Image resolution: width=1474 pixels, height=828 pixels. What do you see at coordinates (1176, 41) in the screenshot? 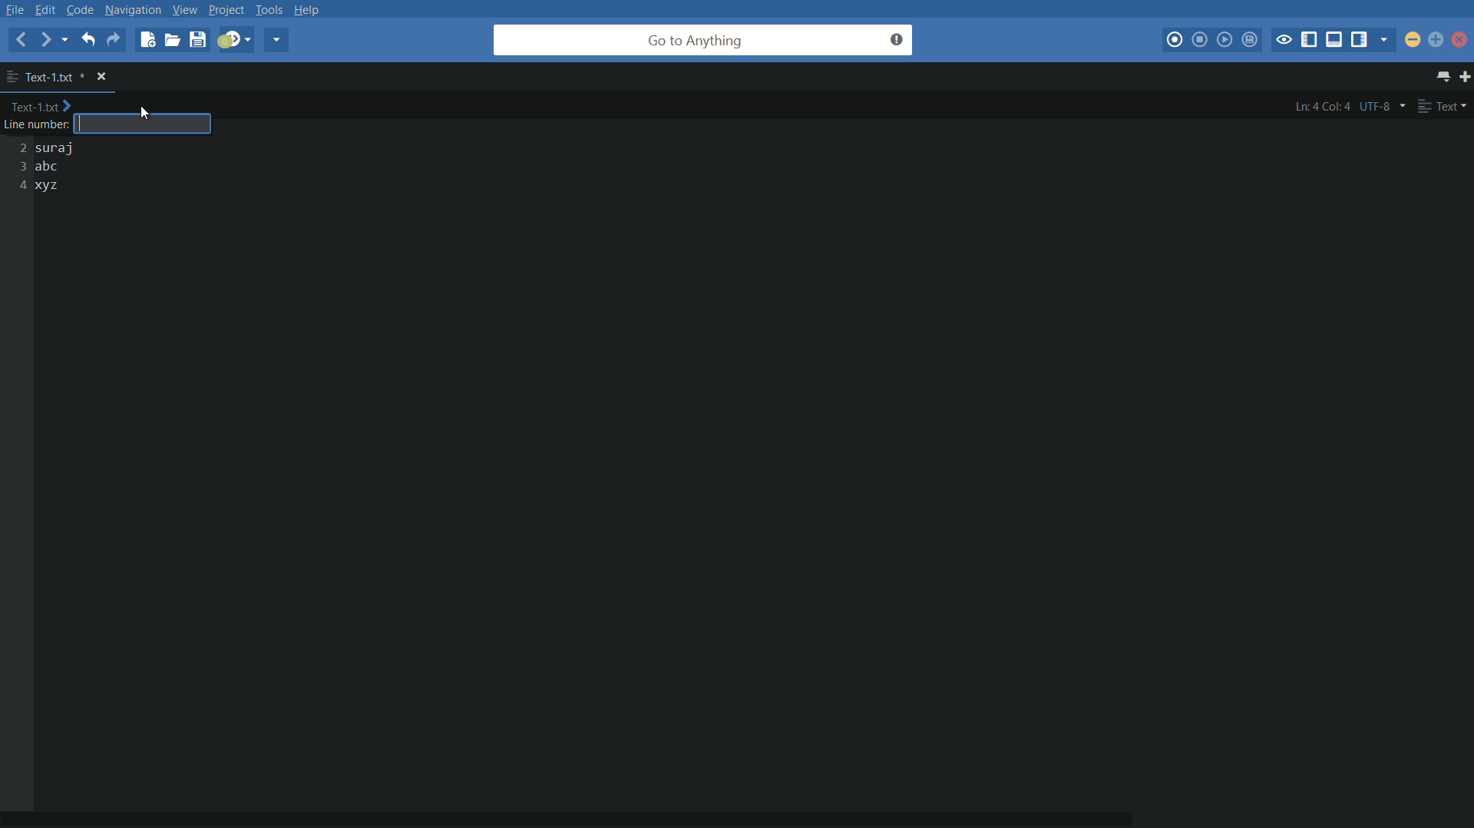
I see `start macro` at bounding box center [1176, 41].